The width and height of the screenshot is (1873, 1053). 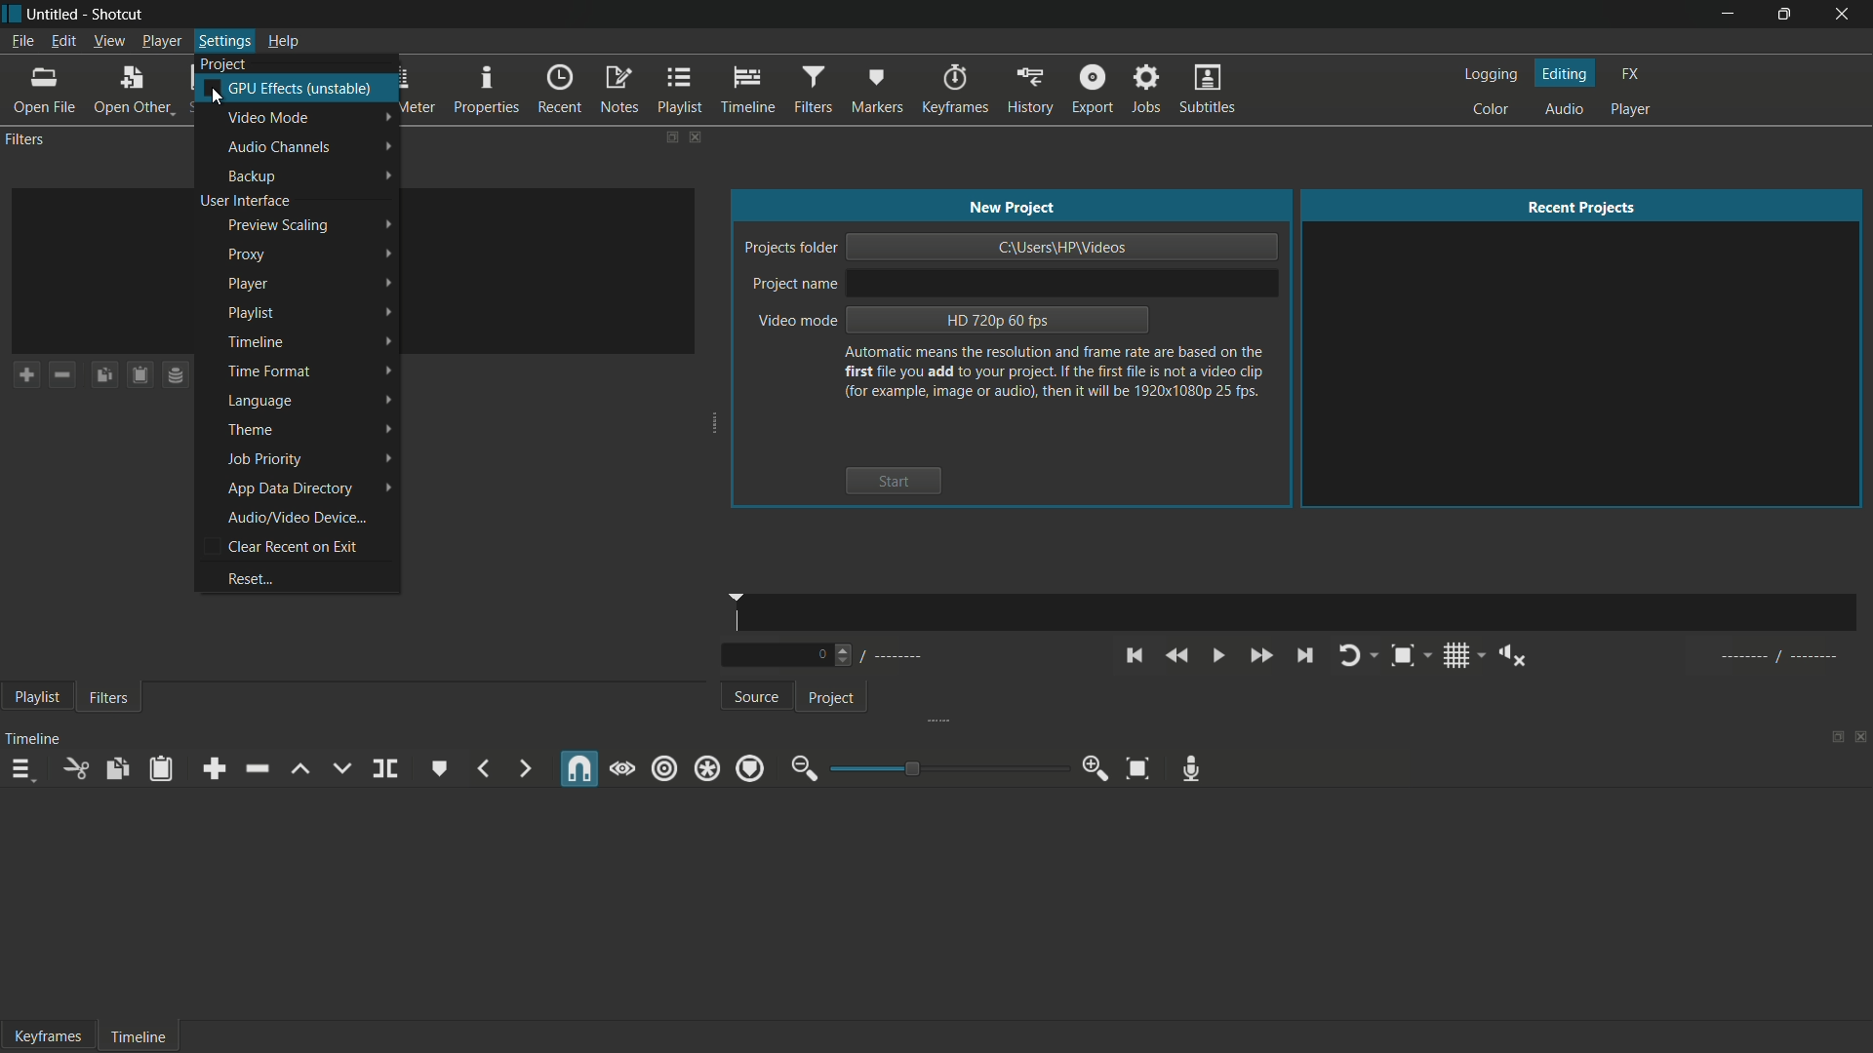 I want to click on lift, so click(x=298, y=769).